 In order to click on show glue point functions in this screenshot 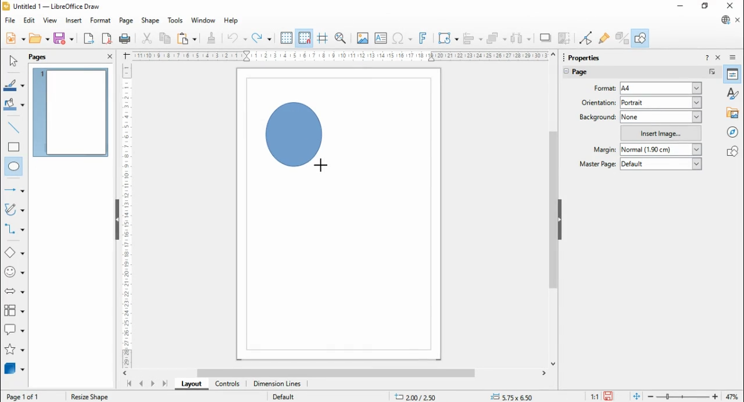, I will do `click(605, 38)`.